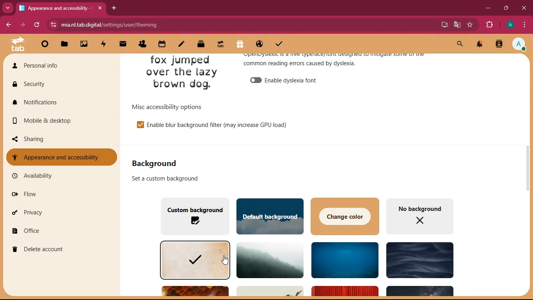 The image size is (533, 300). What do you see at coordinates (124, 45) in the screenshot?
I see `mail` at bounding box center [124, 45].